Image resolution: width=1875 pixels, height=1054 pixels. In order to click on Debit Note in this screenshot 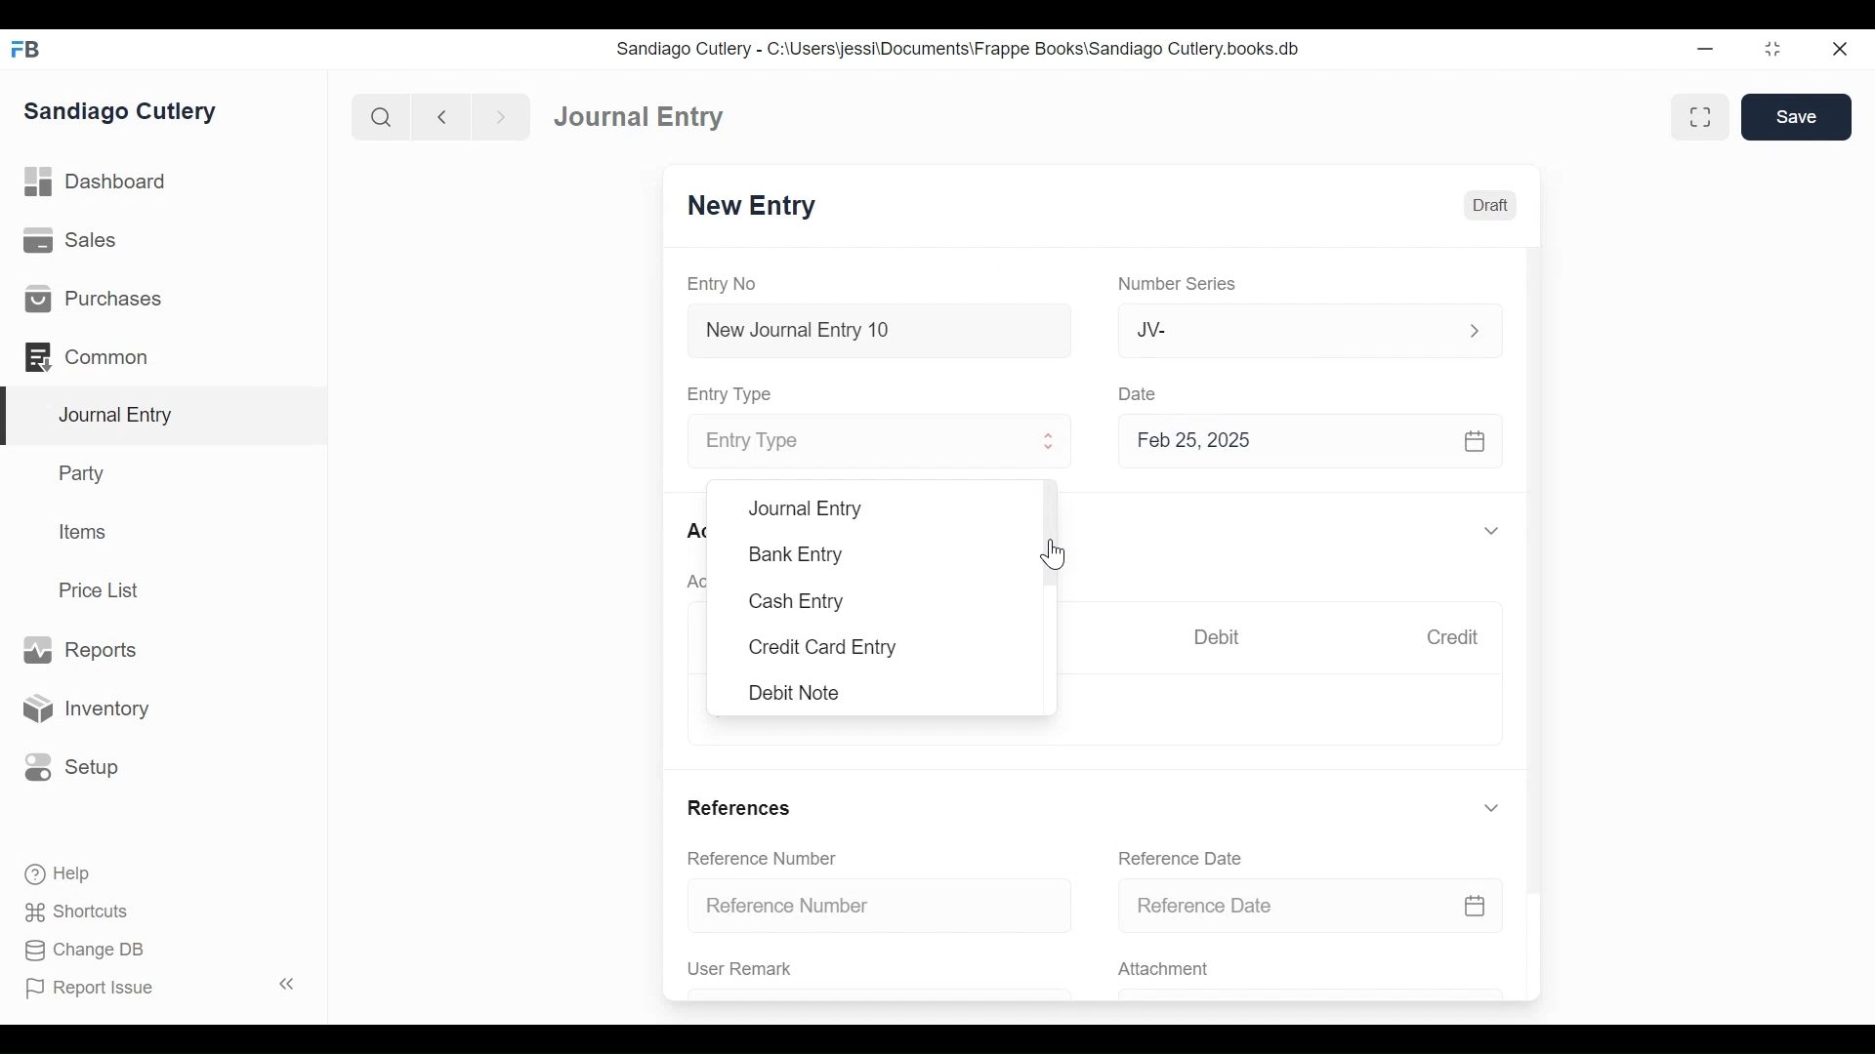, I will do `click(792, 692)`.